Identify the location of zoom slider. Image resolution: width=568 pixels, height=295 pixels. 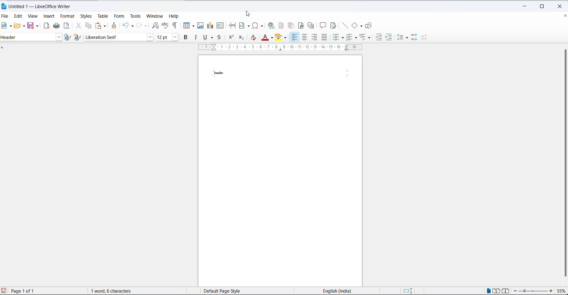
(534, 291).